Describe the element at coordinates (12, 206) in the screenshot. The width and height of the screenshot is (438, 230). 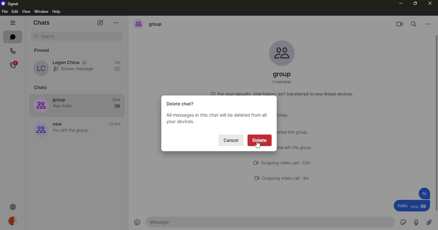
I see `settings` at that location.